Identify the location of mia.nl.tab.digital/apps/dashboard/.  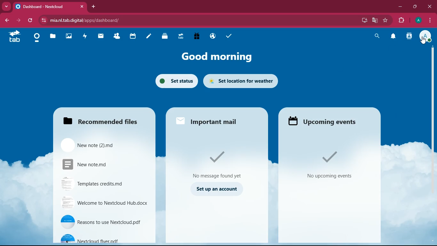
(87, 21).